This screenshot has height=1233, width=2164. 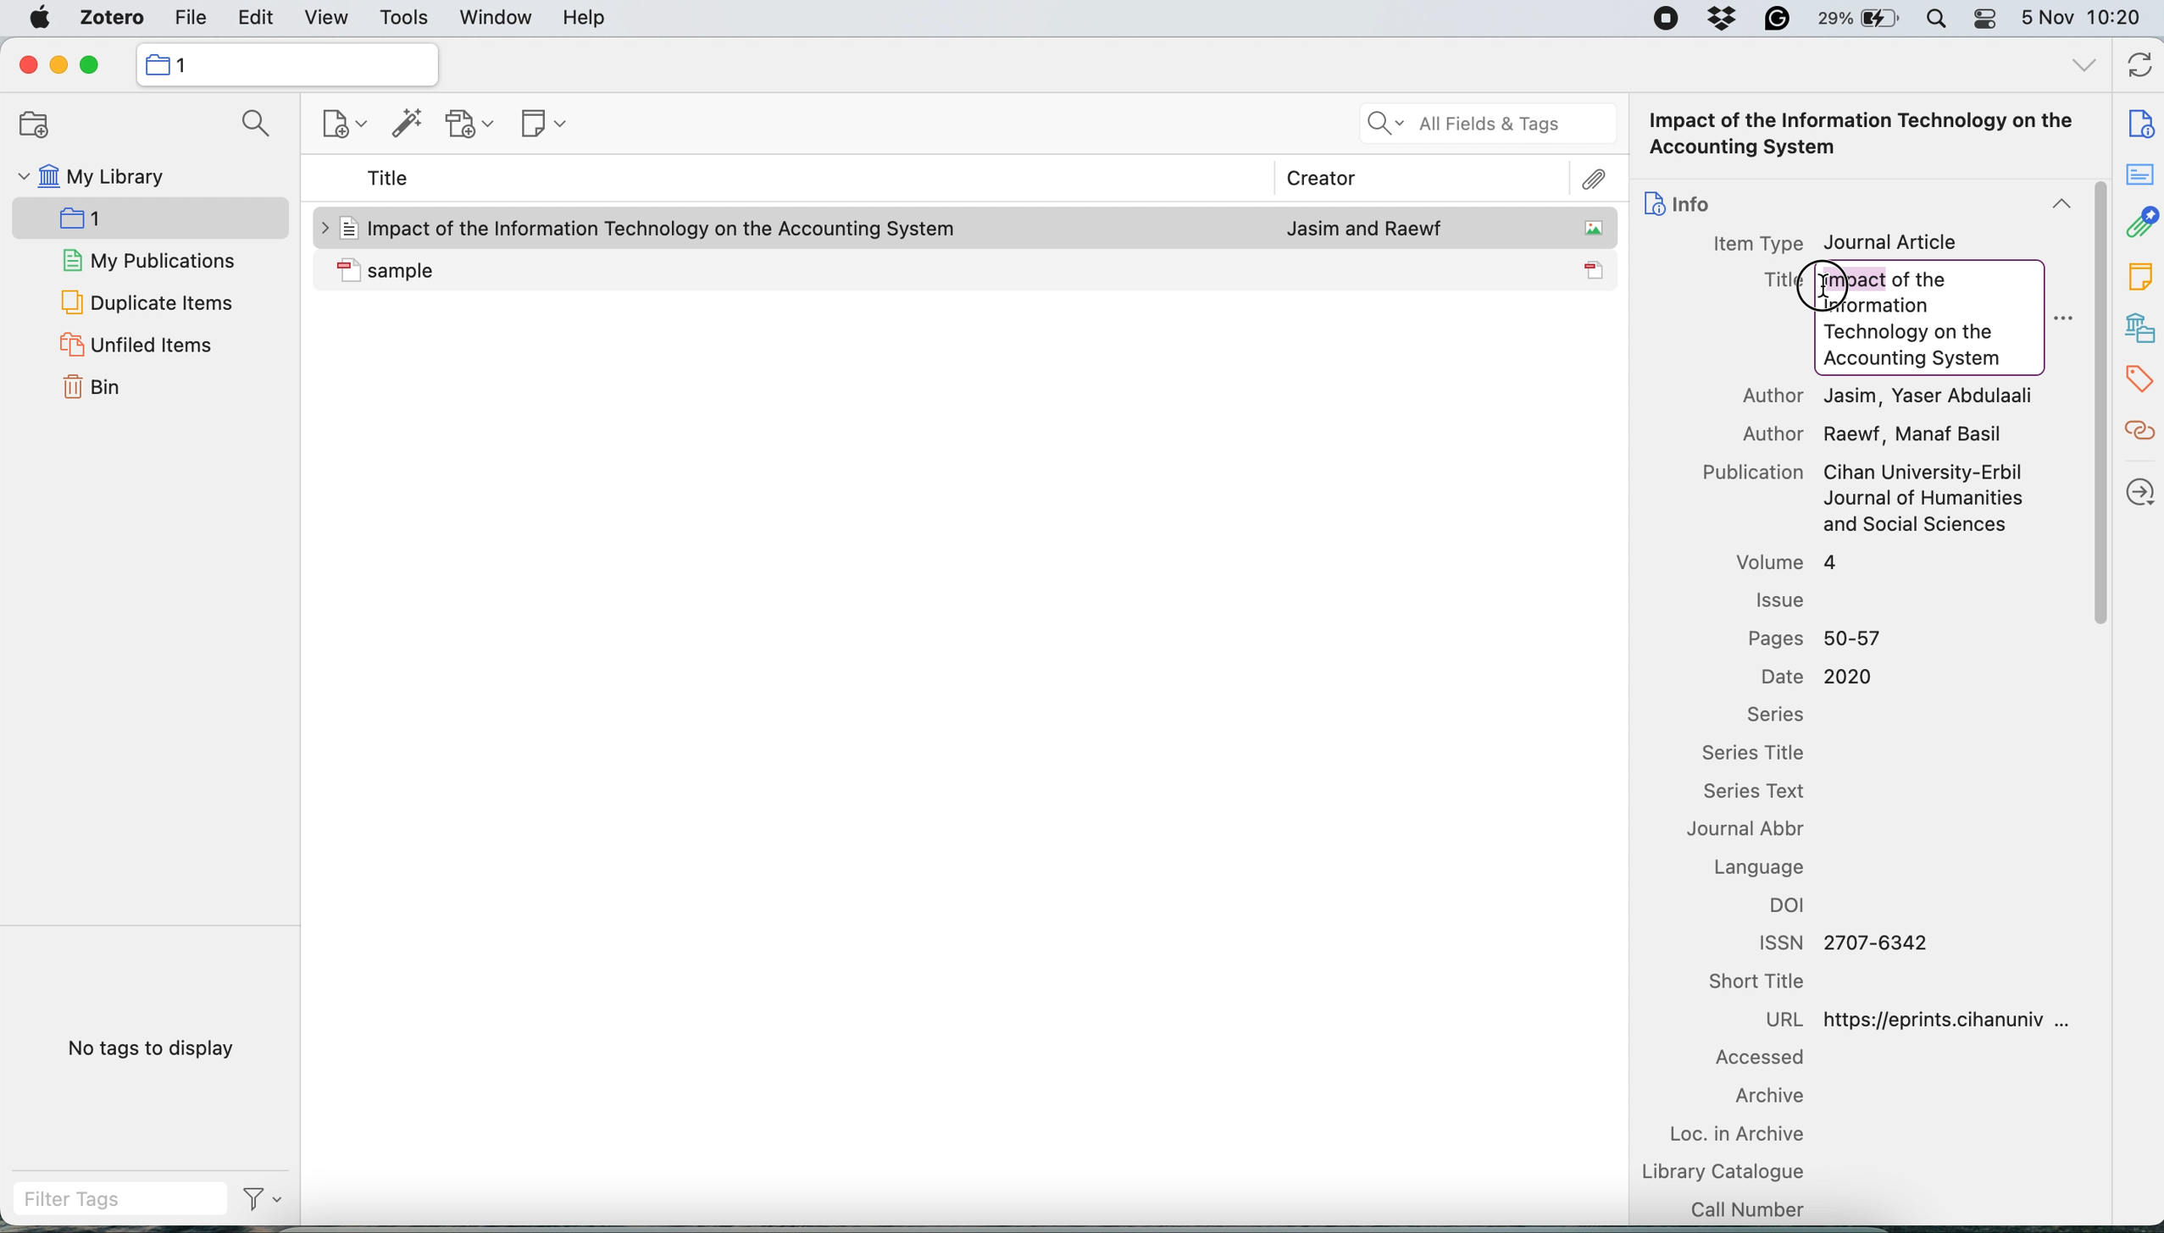 What do you see at coordinates (1776, 716) in the screenshot?
I see `series` at bounding box center [1776, 716].